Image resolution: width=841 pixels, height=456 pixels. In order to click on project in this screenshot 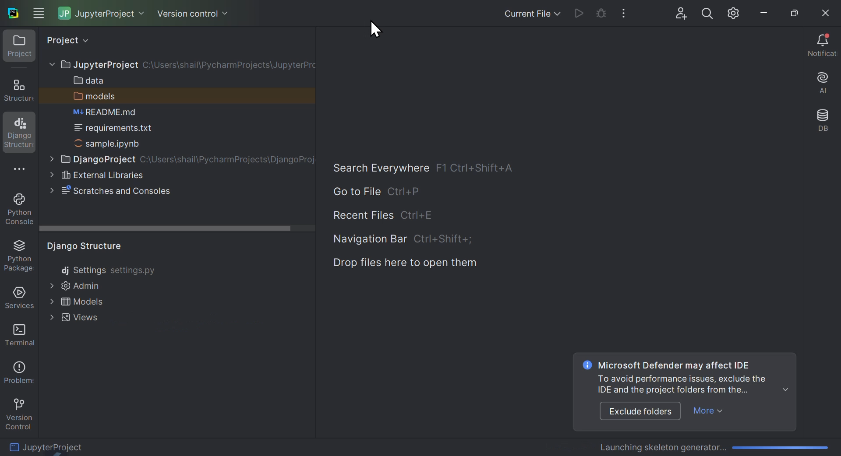, I will do `click(16, 49)`.